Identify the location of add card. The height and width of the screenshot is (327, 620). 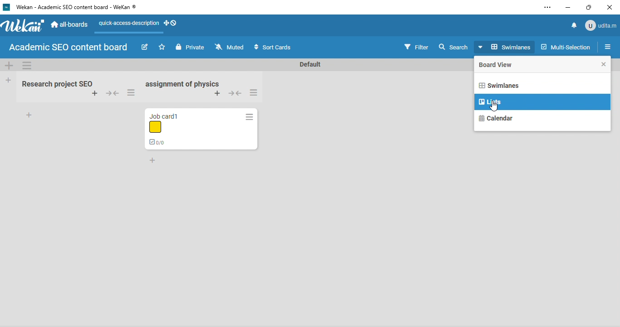
(93, 94).